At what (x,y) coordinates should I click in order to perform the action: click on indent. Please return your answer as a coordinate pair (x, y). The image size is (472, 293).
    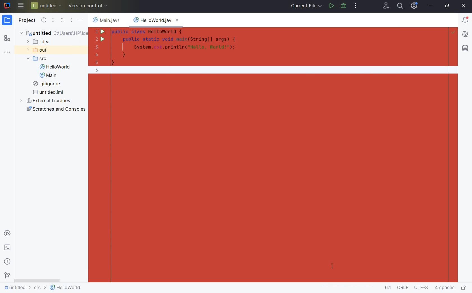
    Looking at the image, I should click on (445, 289).